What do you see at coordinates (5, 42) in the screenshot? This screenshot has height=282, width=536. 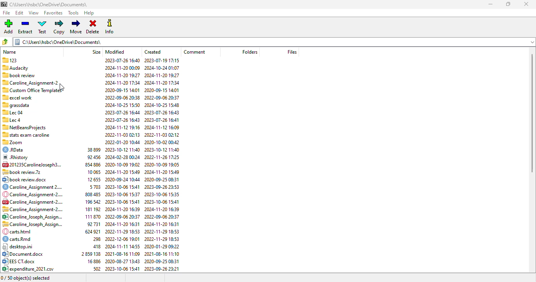 I see `browse folders` at bounding box center [5, 42].